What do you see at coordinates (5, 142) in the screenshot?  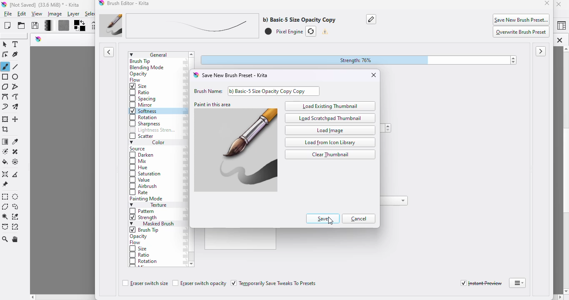 I see `draw a gradient` at bounding box center [5, 142].